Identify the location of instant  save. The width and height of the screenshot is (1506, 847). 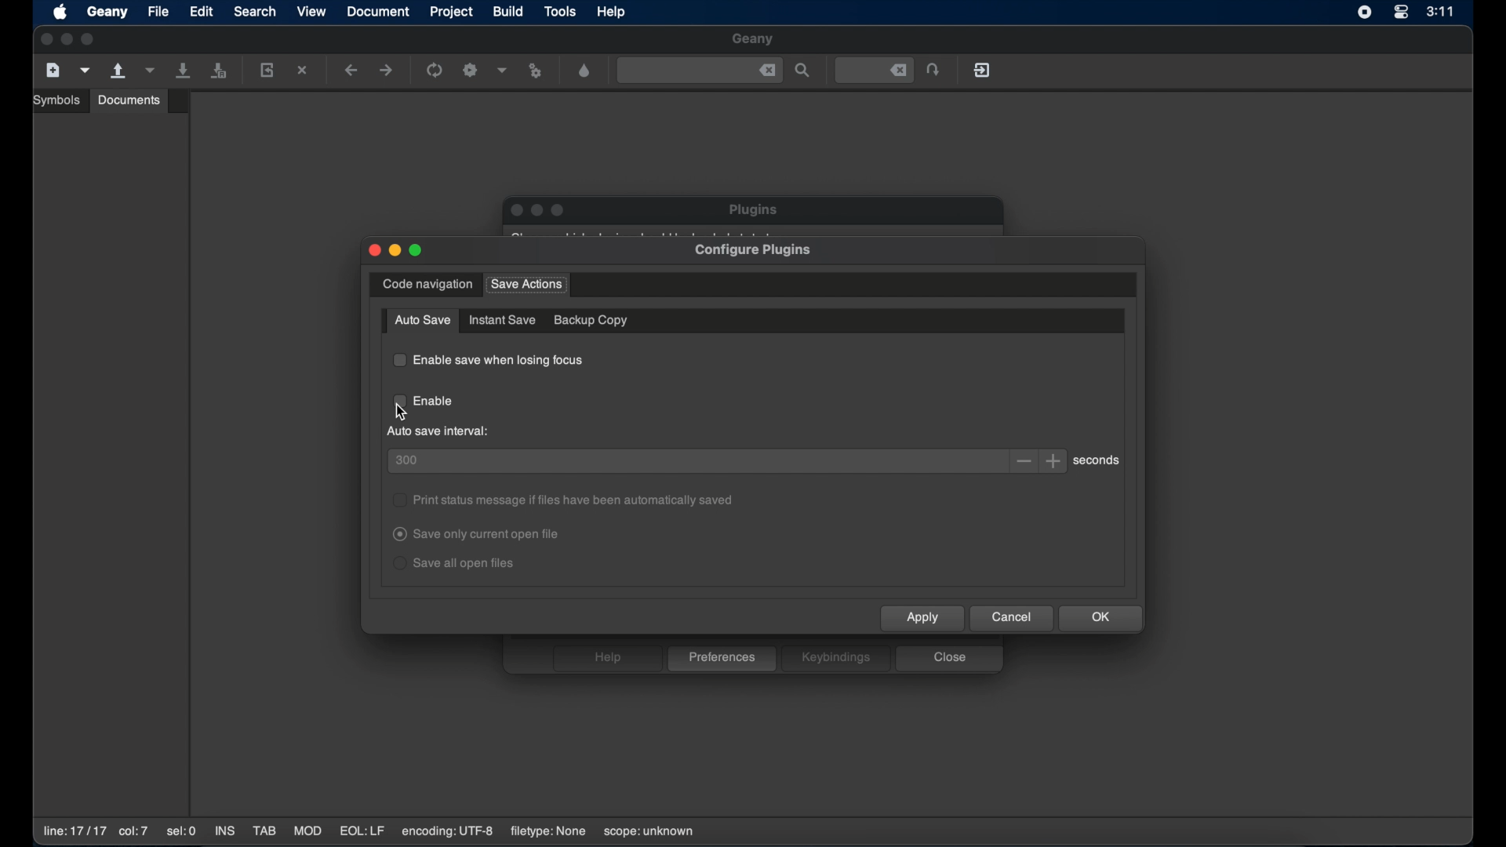
(502, 320).